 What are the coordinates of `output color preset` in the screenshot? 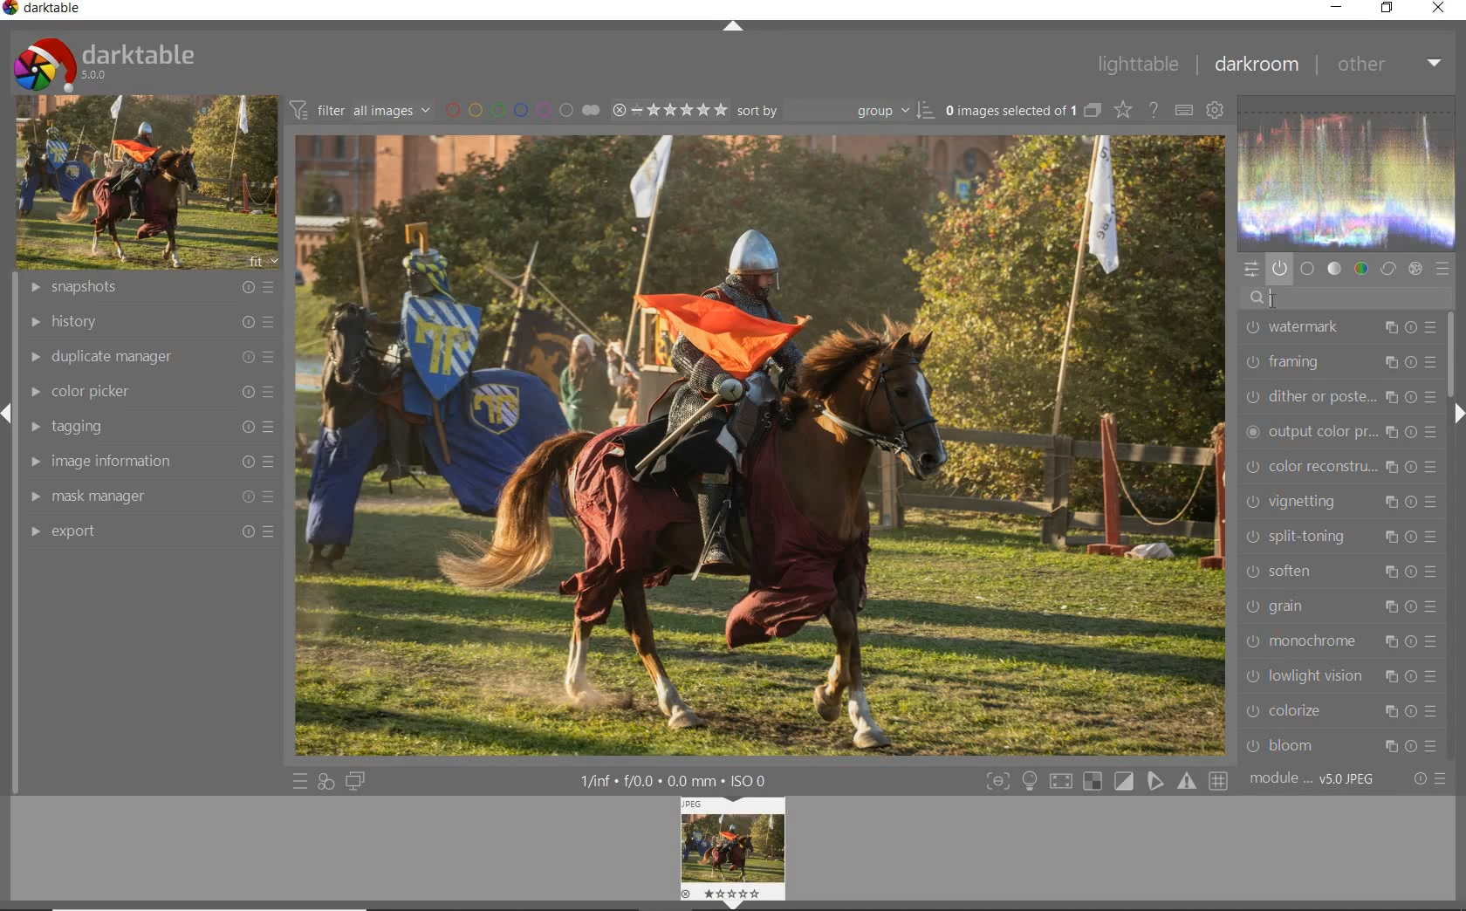 It's located at (1336, 431).